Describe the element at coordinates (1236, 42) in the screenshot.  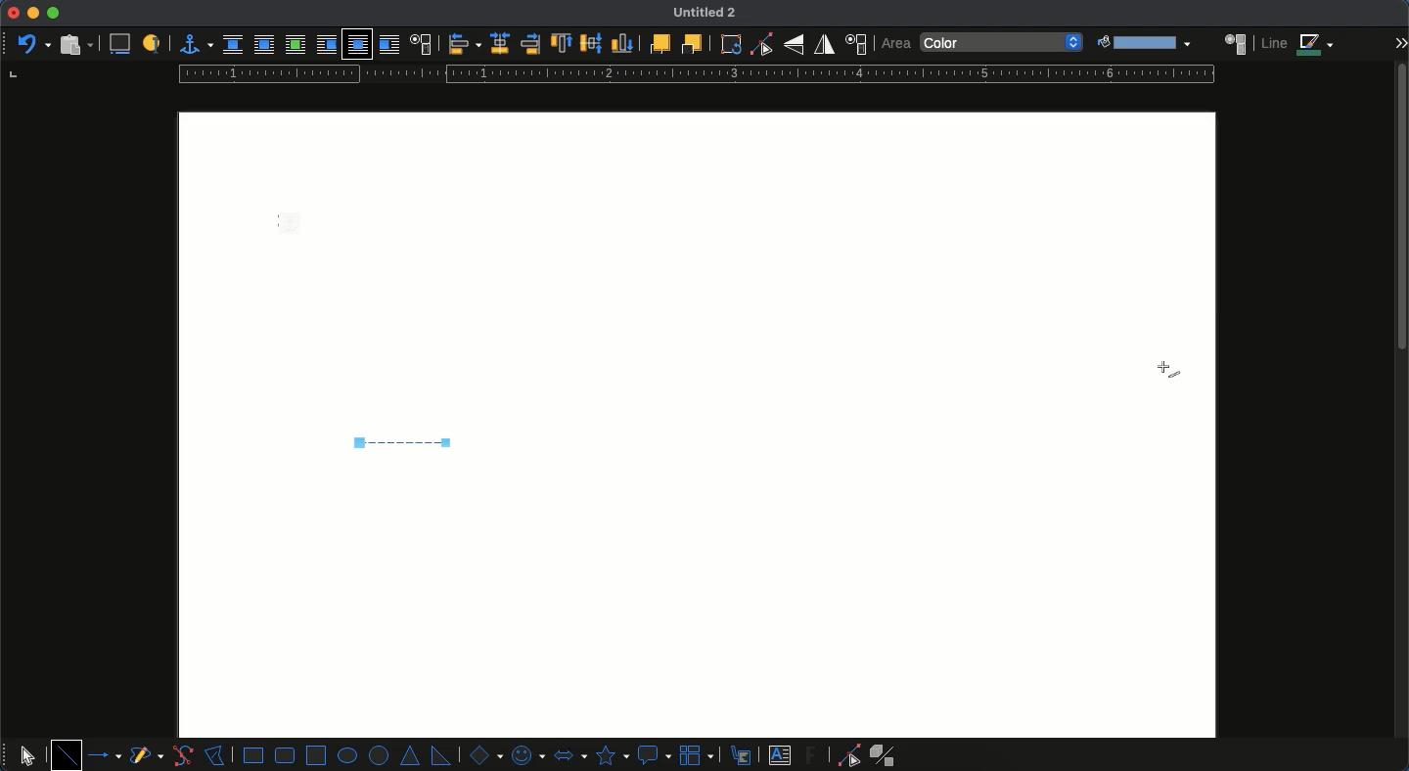
I see `area` at that location.